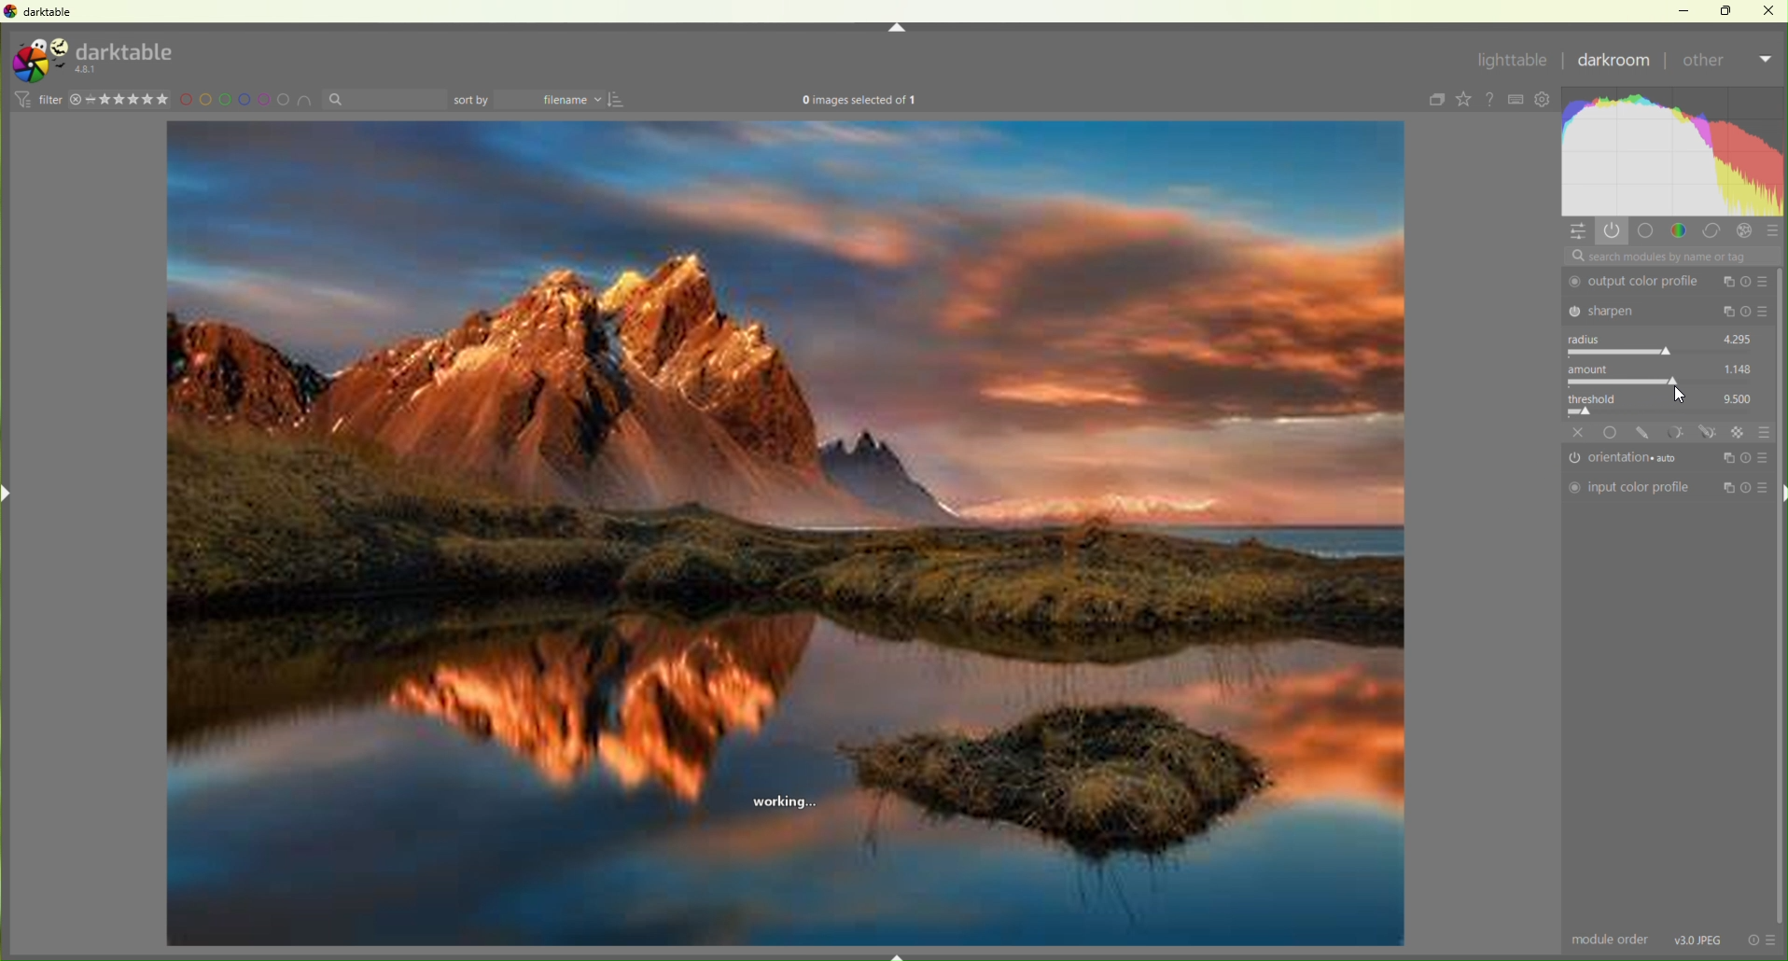  What do you see at coordinates (1712, 232) in the screenshot?
I see `correct` at bounding box center [1712, 232].